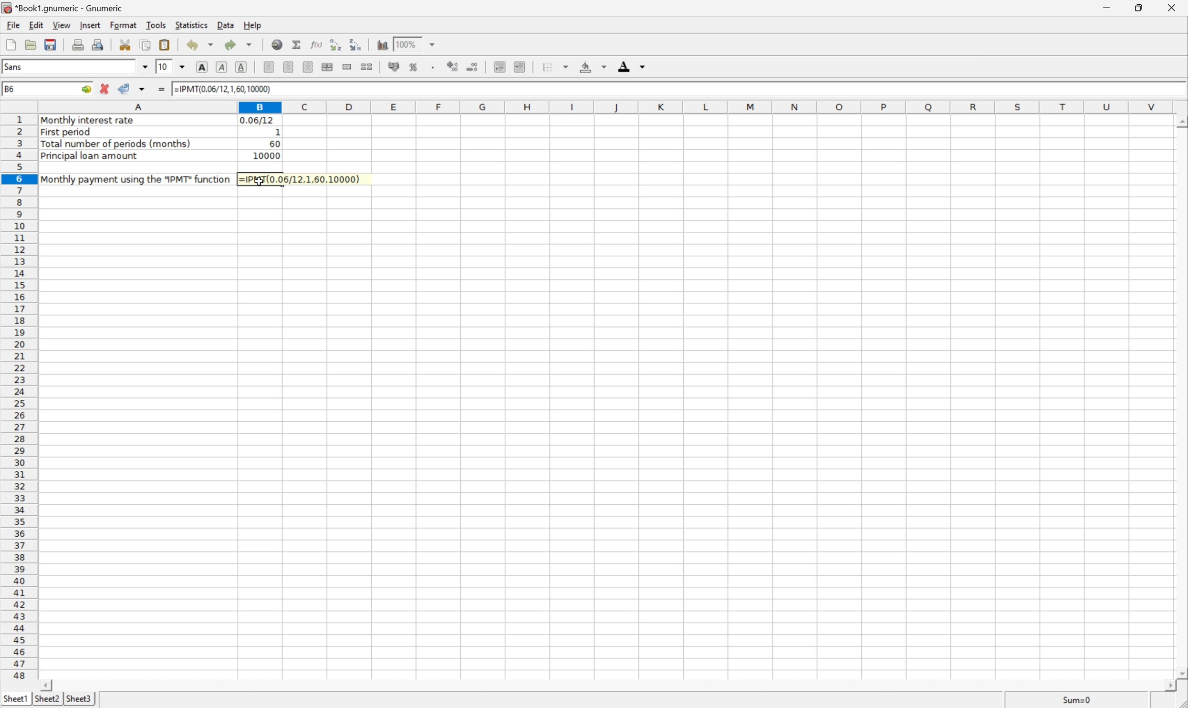 The image size is (1188, 708). What do you see at coordinates (432, 66) in the screenshot?
I see `Set the format of the selected cells to include a thousands separator` at bounding box center [432, 66].